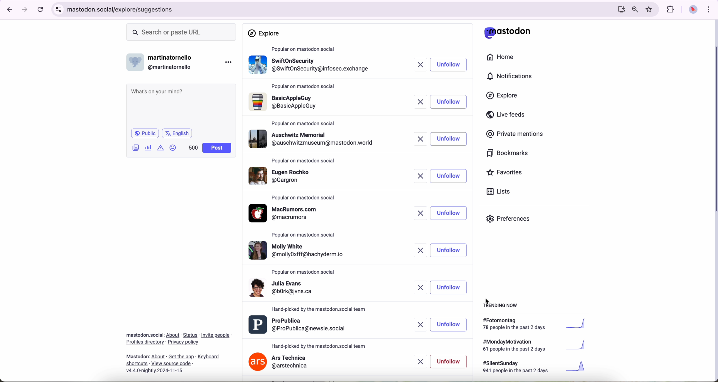 The width and height of the screenshot is (718, 382). What do you see at coordinates (311, 104) in the screenshot?
I see `profile` at bounding box center [311, 104].